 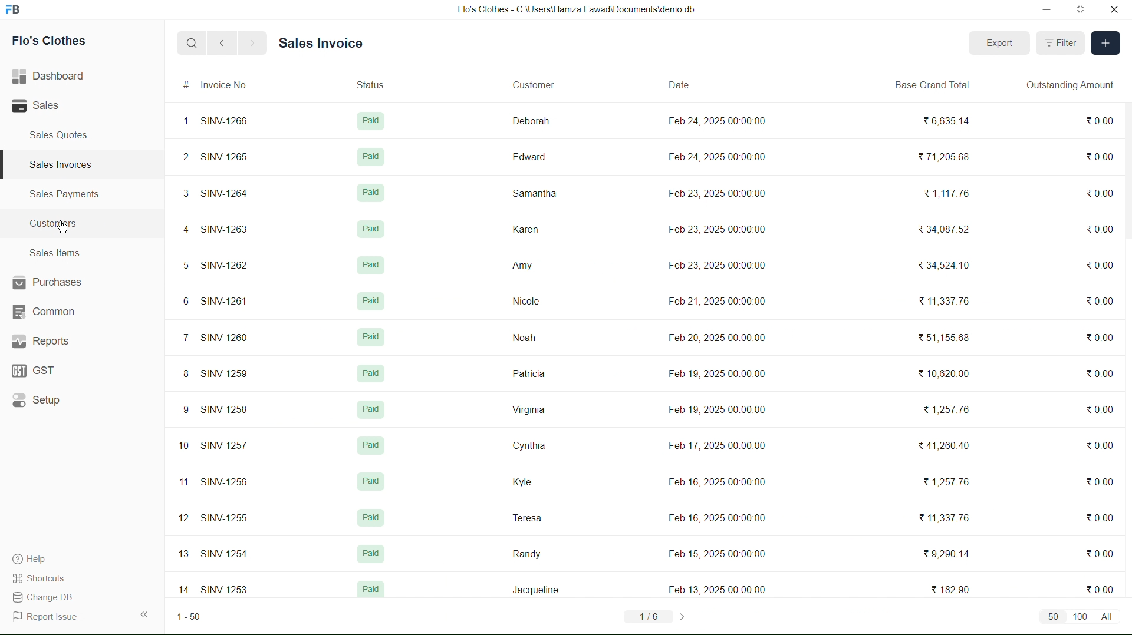 What do you see at coordinates (189, 42) in the screenshot?
I see `search` at bounding box center [189, 42].